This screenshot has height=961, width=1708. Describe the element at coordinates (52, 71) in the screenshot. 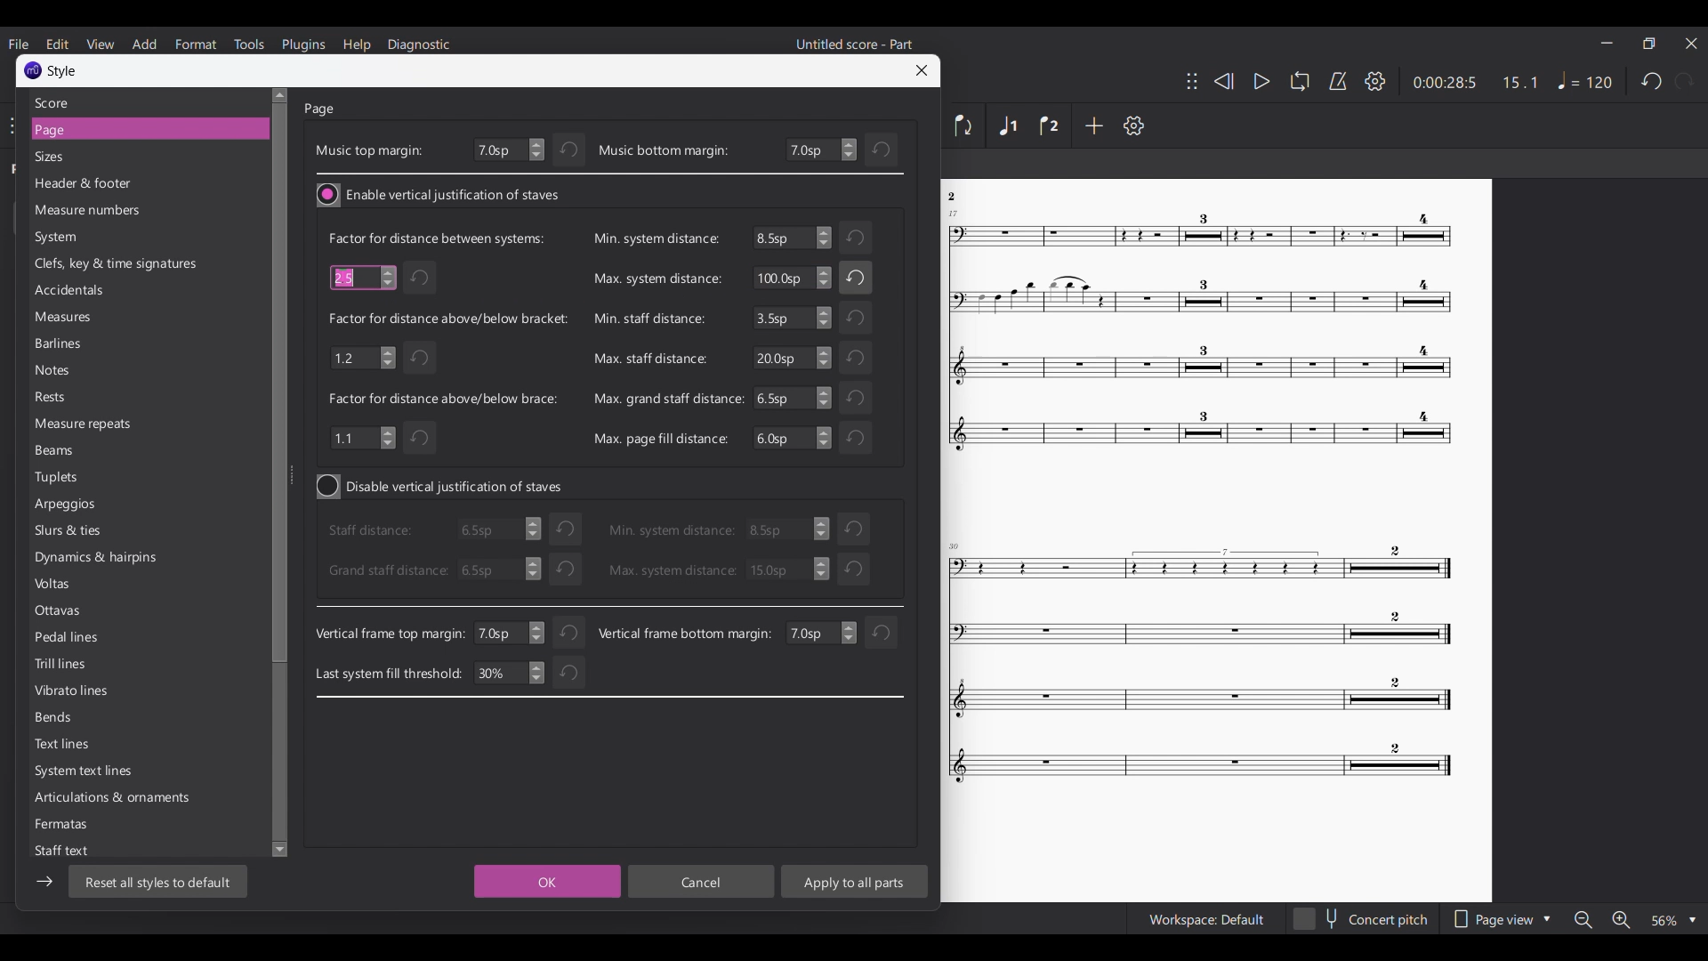

I see `Window title` at that location.